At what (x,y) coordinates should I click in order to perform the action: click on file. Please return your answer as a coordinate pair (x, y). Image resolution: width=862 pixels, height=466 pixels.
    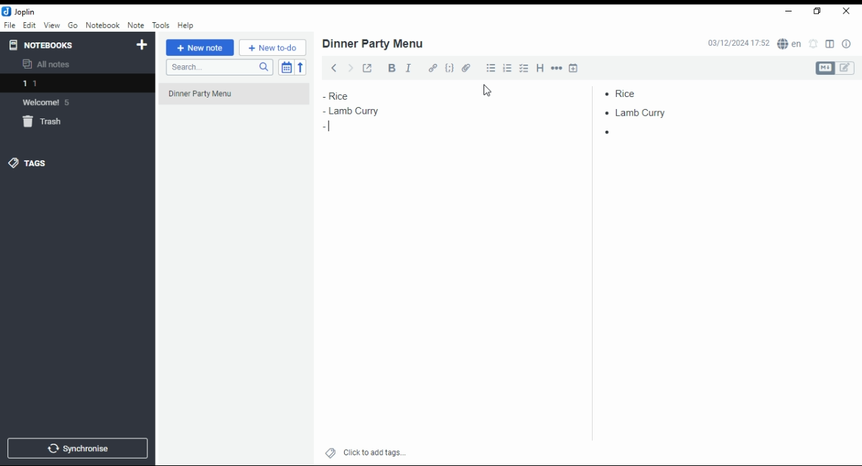
    Looking at the image, I should click on (9, 25).